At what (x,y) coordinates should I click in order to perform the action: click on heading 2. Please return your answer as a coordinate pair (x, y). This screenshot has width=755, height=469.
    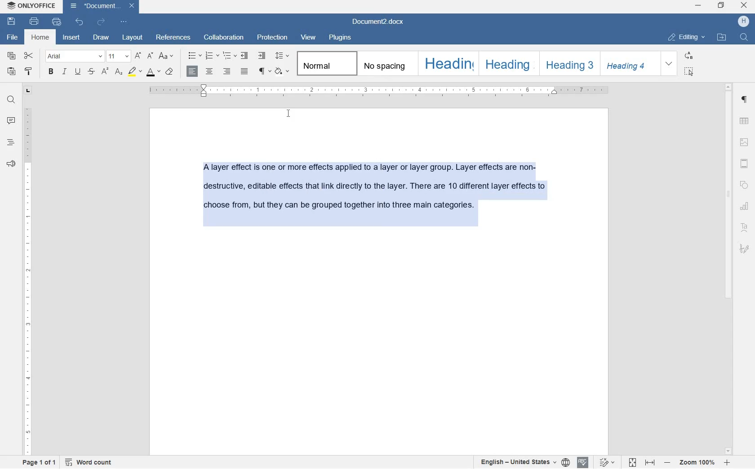
    Looking at the image, I should click on (508, 63).